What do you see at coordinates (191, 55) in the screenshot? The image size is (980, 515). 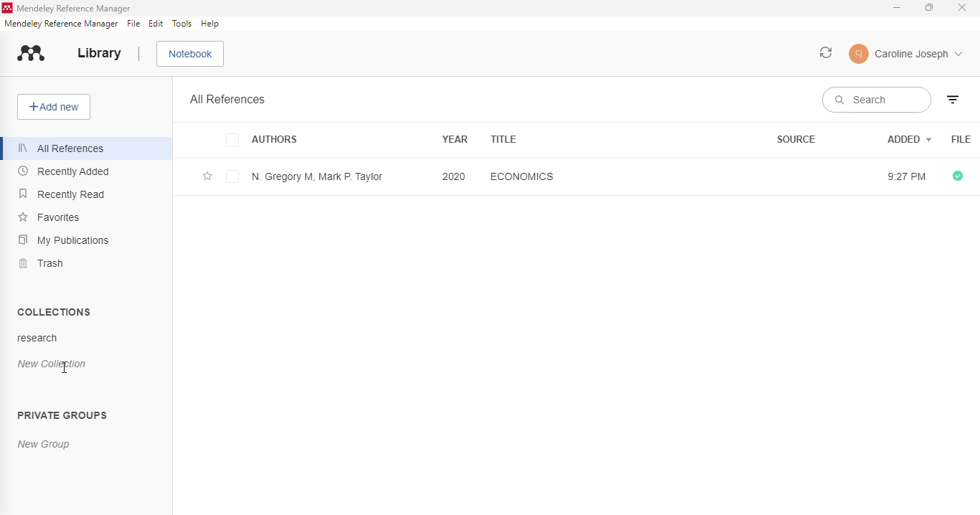 I see `notebook` at bounding box center [191, 55].